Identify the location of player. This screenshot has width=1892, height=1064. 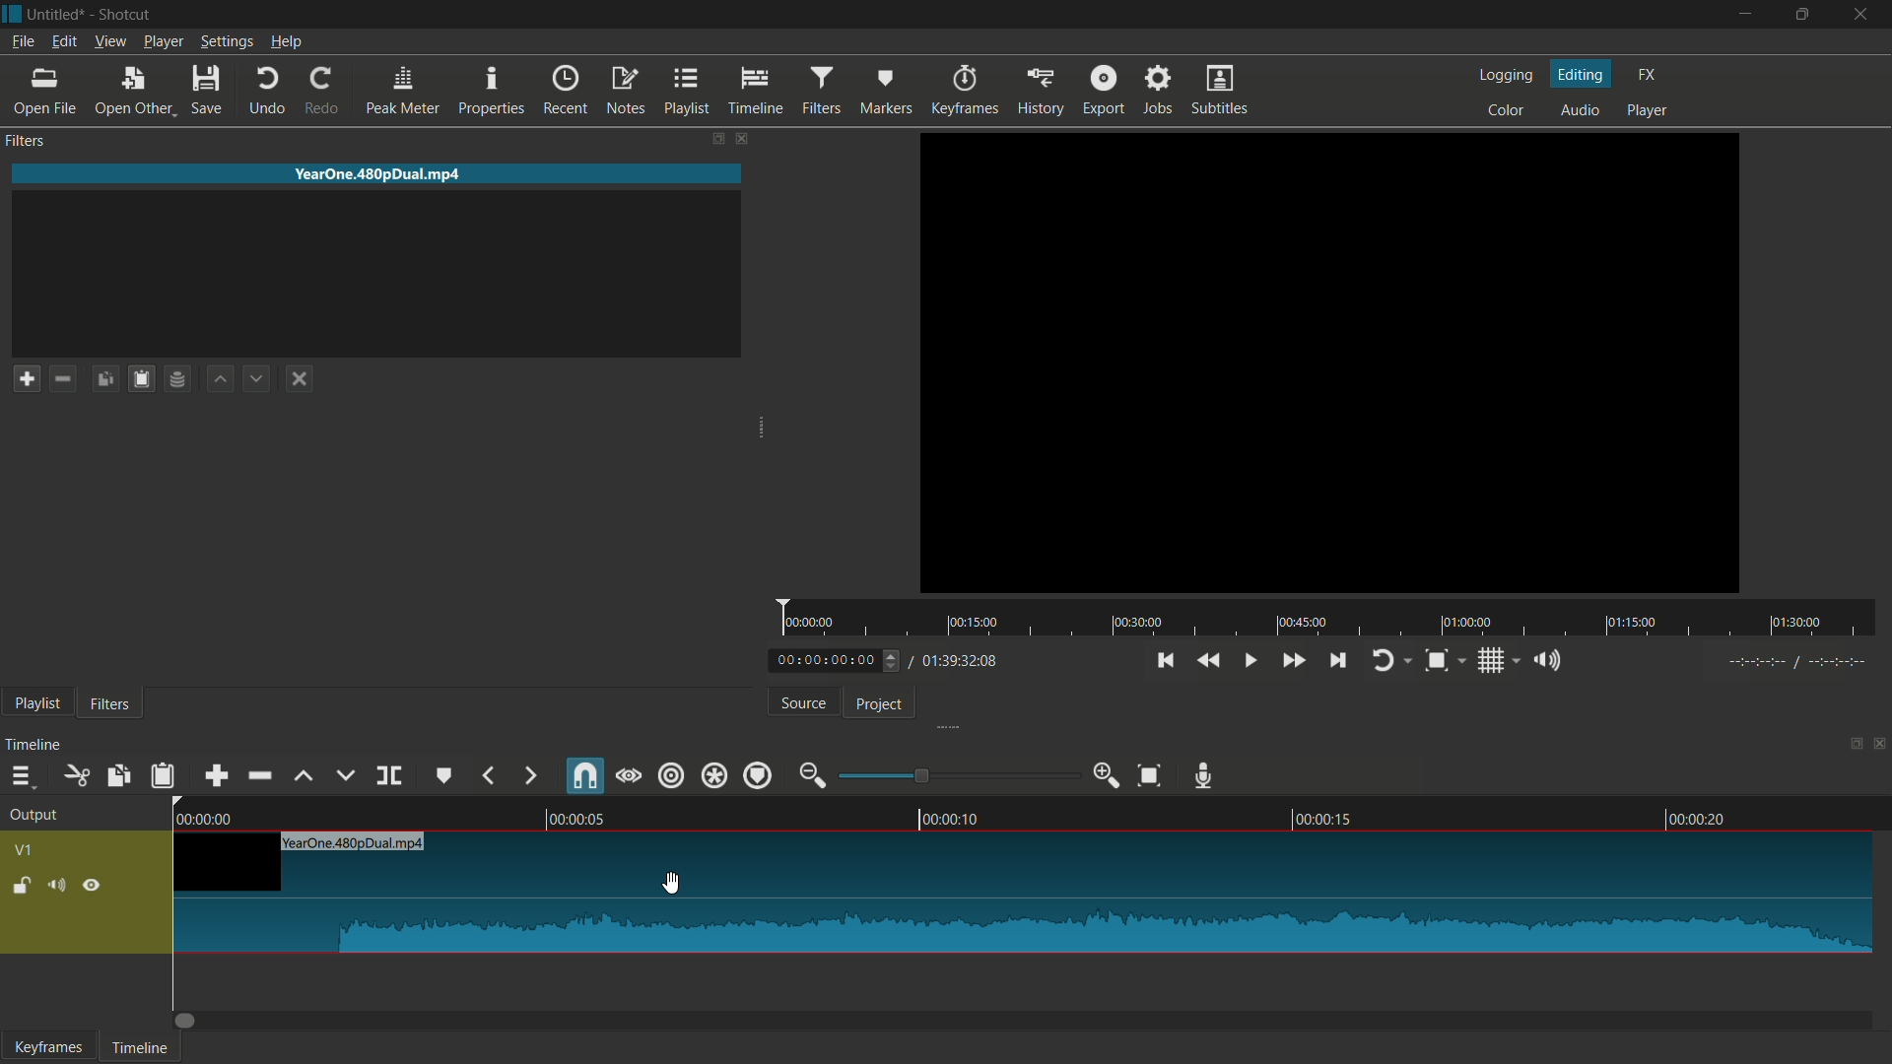
(1652, 108).